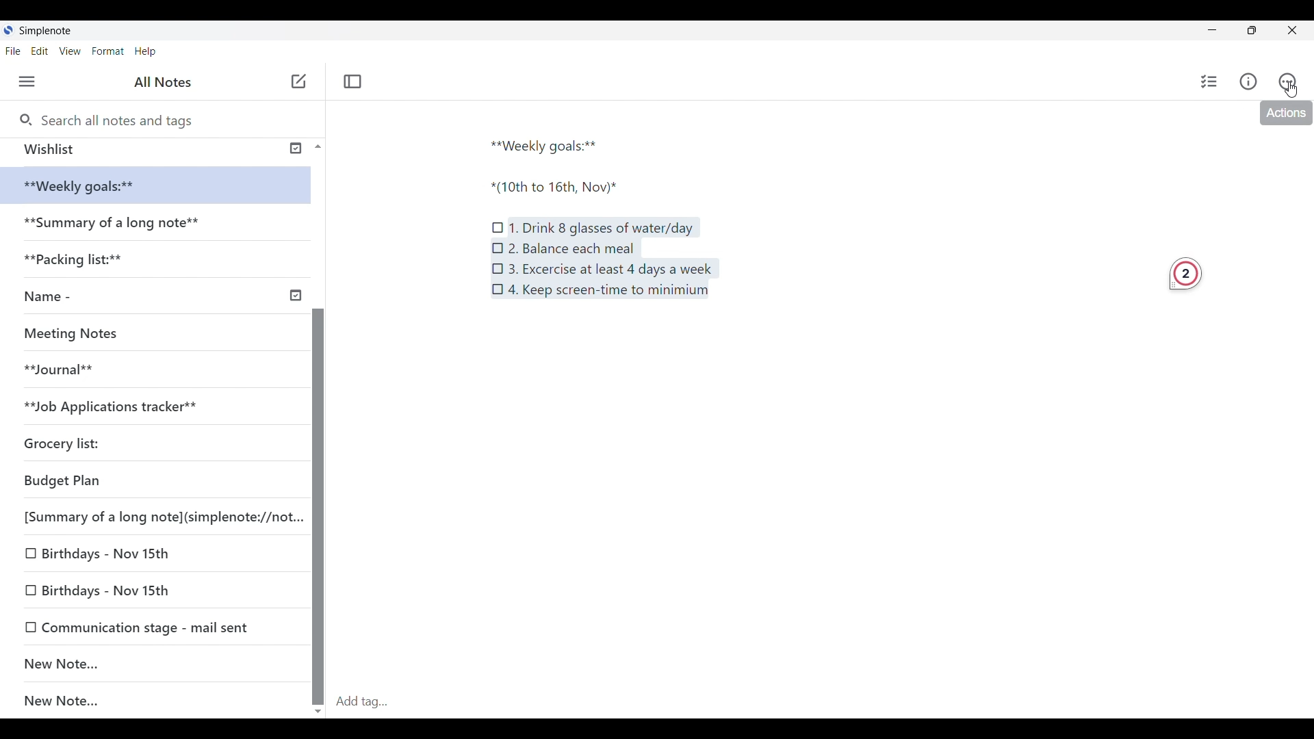  I want to click on [Summary of a long note](simplenote://not., so click(155, 516).